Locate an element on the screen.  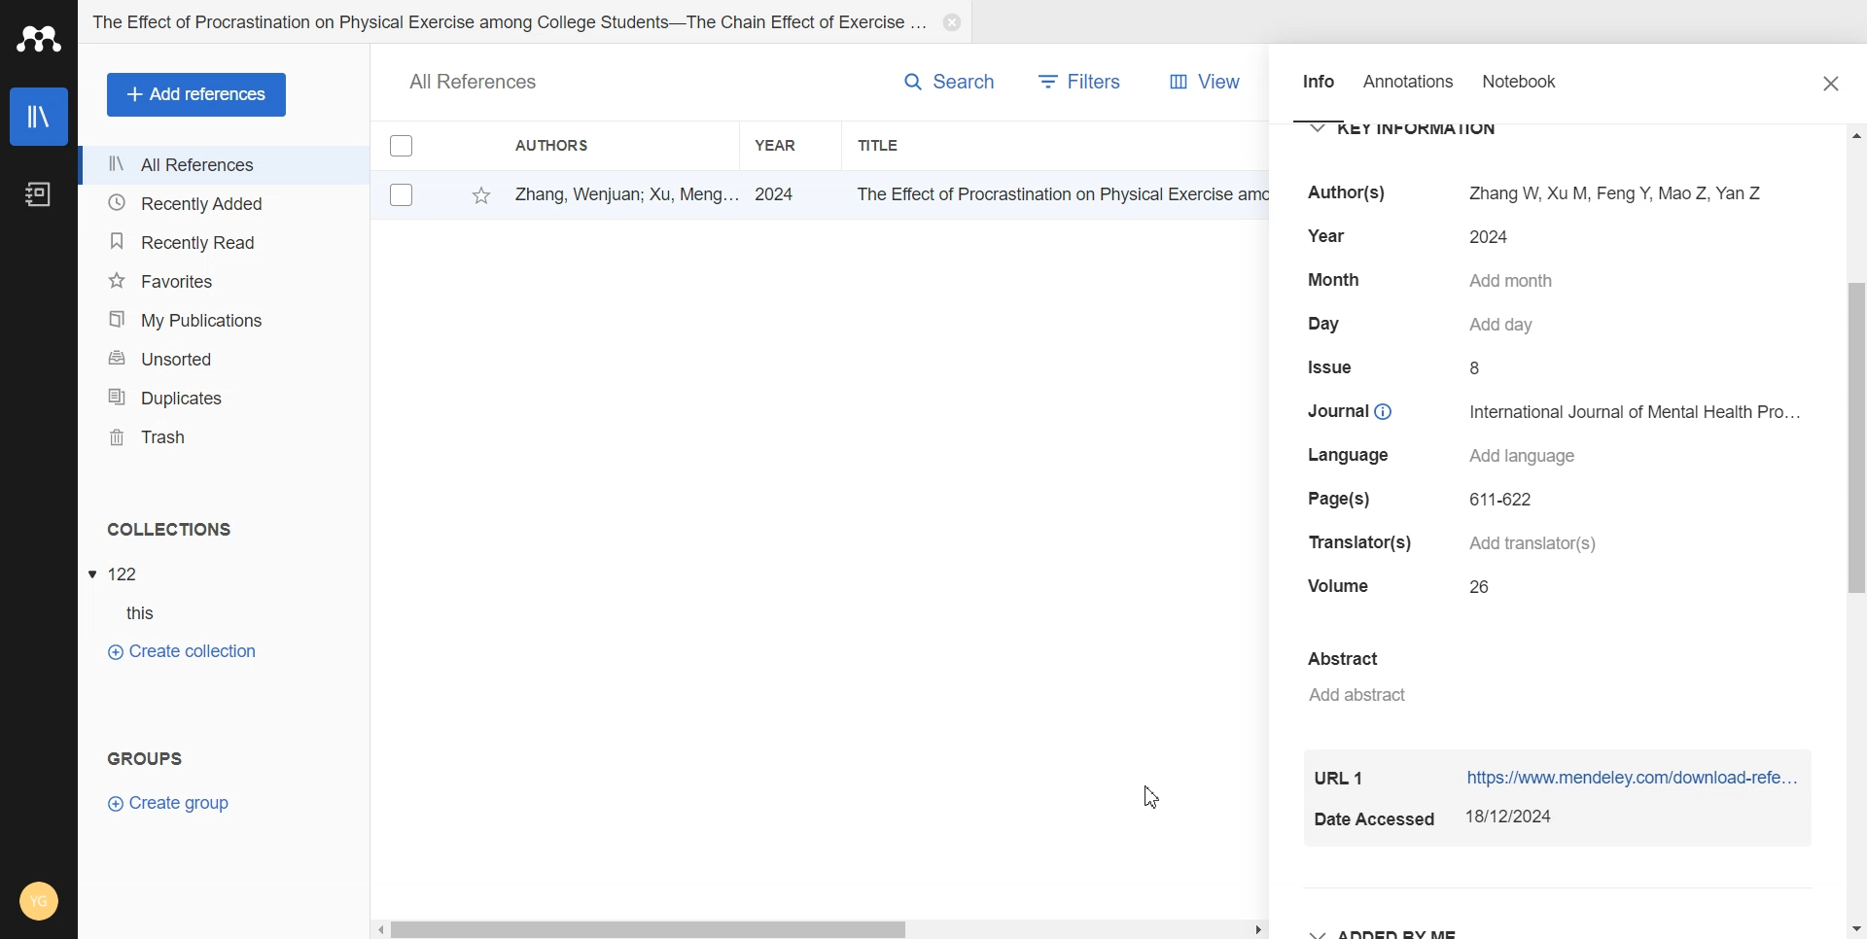
Subfolder is located at coordinates (131, 614).